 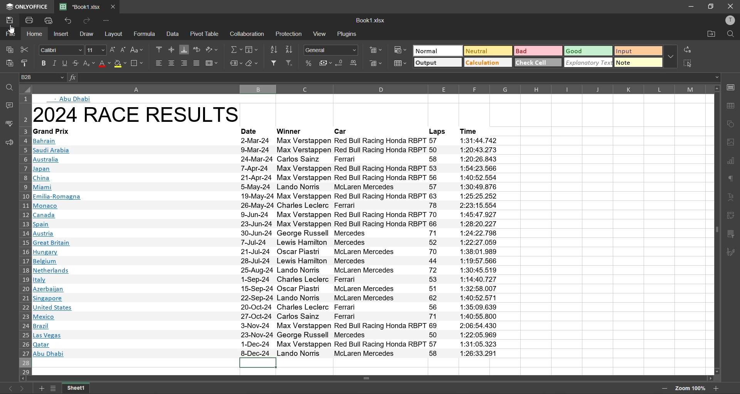 I want to click on field, so click(x=252, y=50).